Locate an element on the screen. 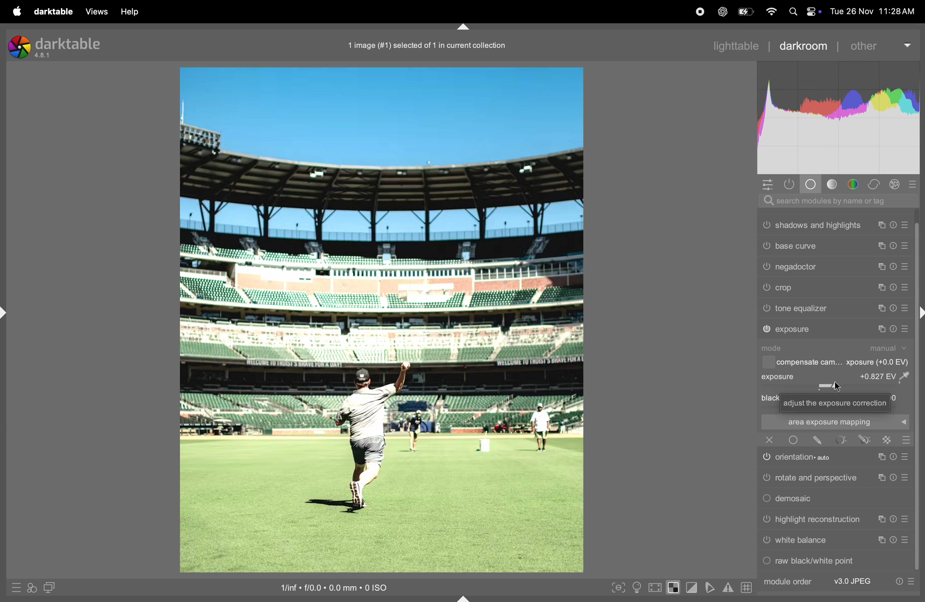 The image size is (925, 602). reset presets is located at coordinates (892, 308).